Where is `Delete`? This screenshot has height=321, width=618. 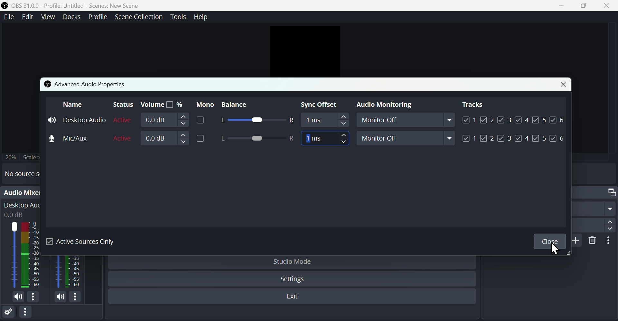 Delete is located at coordinates (593, 240).